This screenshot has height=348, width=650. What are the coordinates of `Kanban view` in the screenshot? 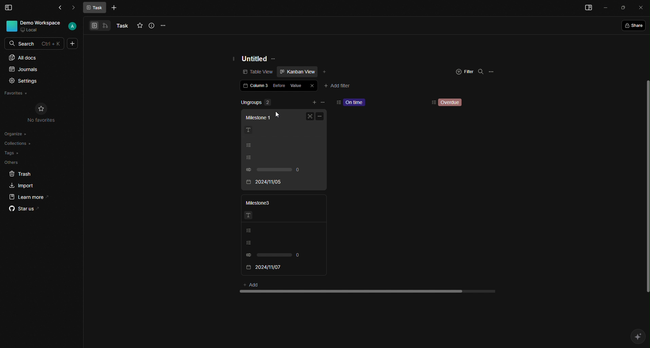 It's located at (296, 71).